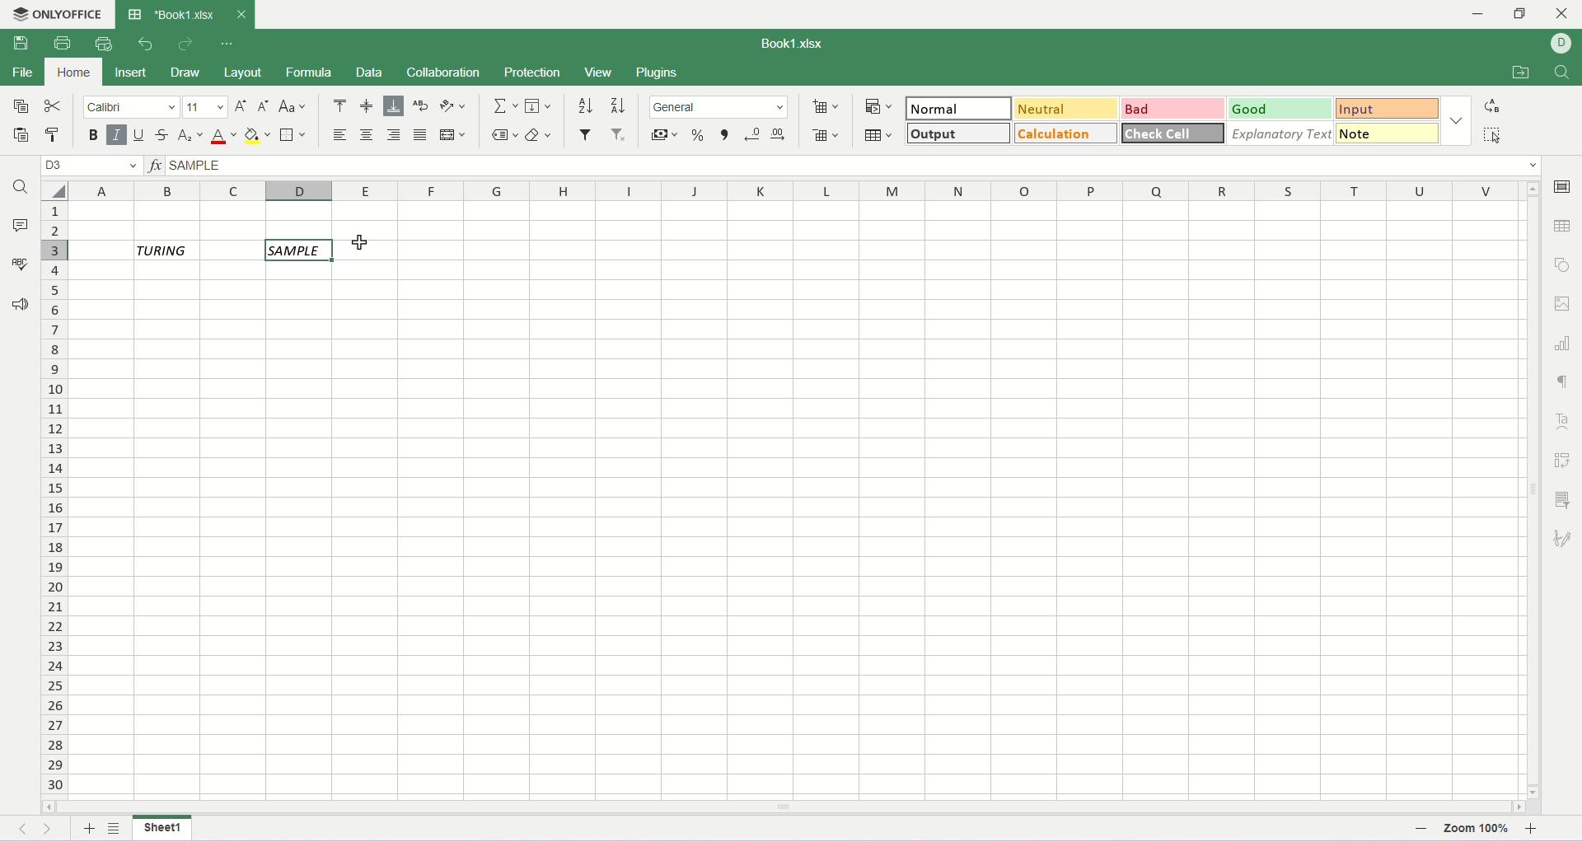  Describe the element at coordinates (615, 108) in the screenshot. I see `sort descending` at that location.